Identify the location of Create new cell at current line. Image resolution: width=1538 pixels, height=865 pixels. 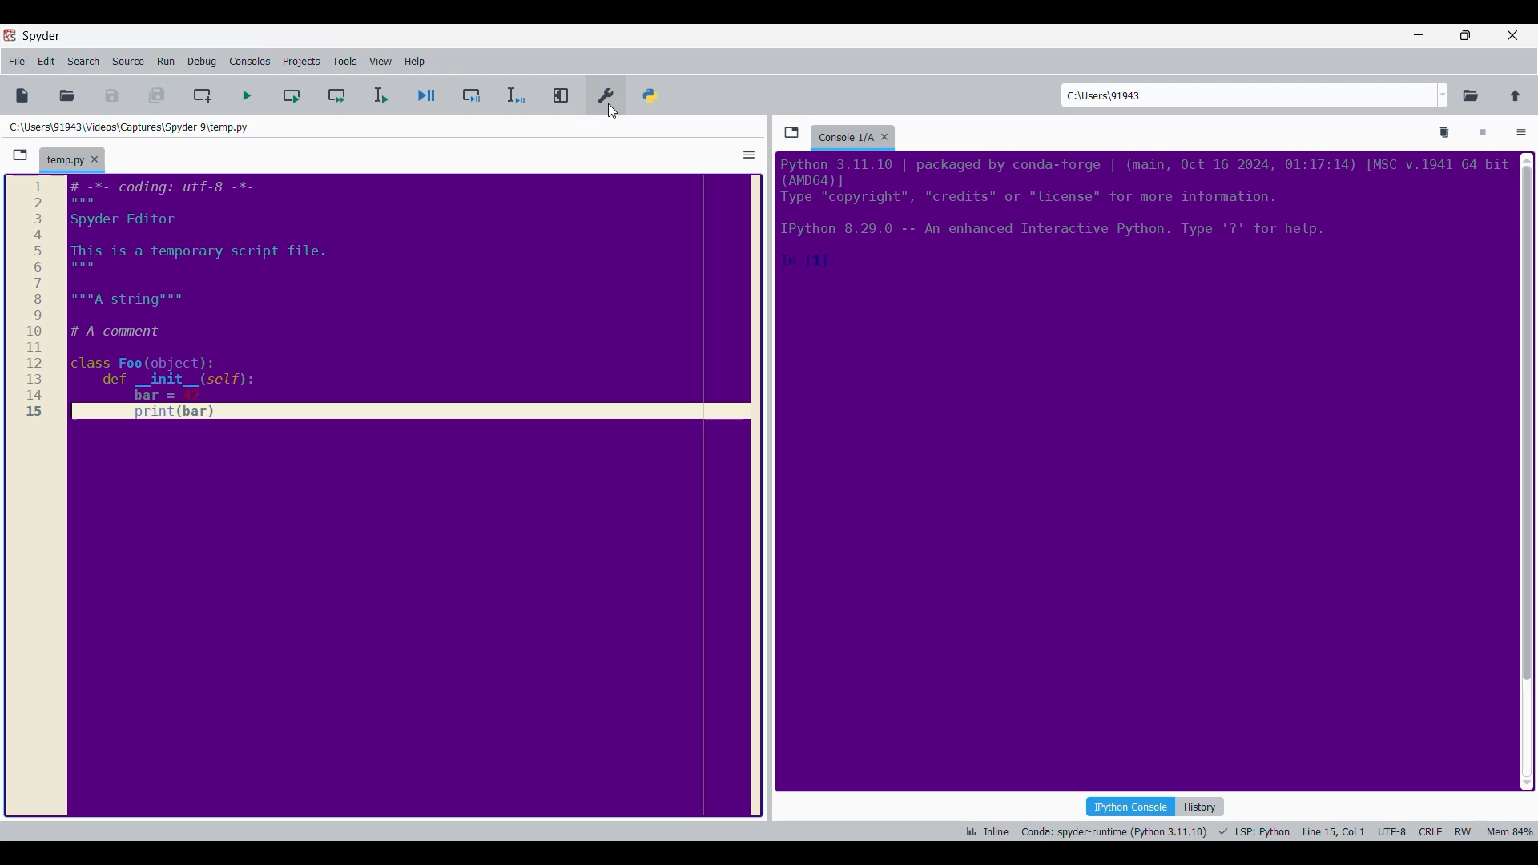
(203, 95).